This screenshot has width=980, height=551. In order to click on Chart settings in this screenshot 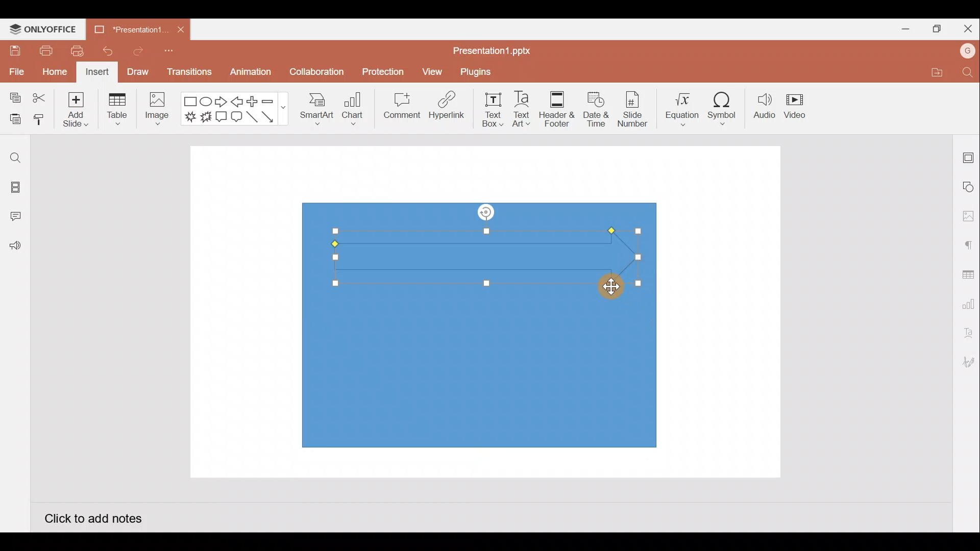, I will do `click(967, 302)`.